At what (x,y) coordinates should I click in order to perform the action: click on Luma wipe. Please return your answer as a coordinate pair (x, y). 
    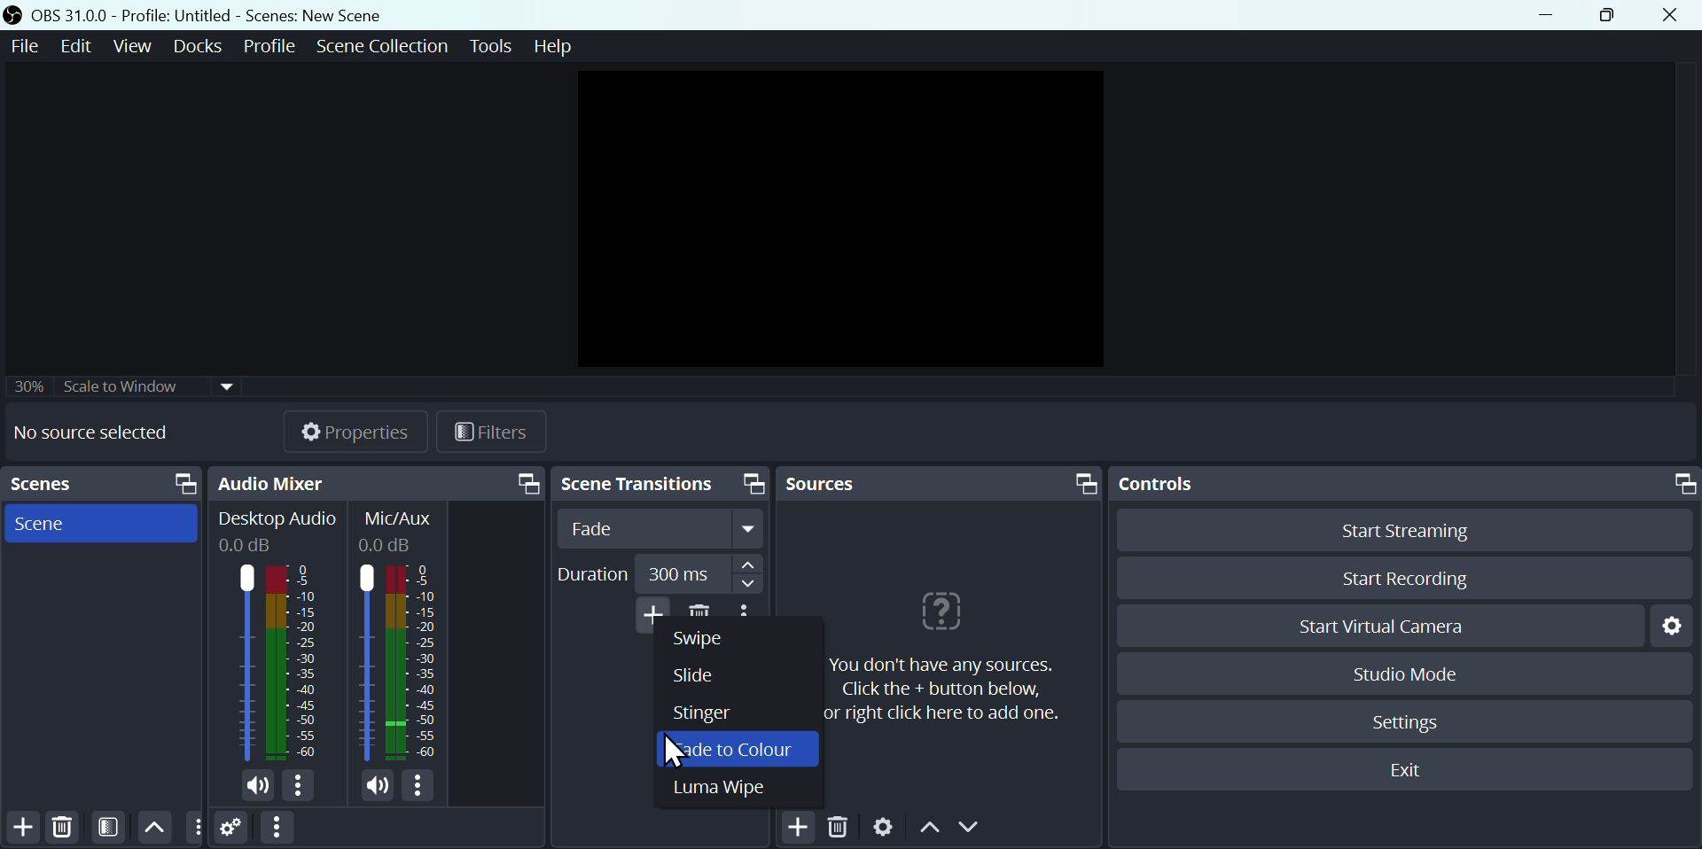
    Looking at the image, I should click on (732, 794).